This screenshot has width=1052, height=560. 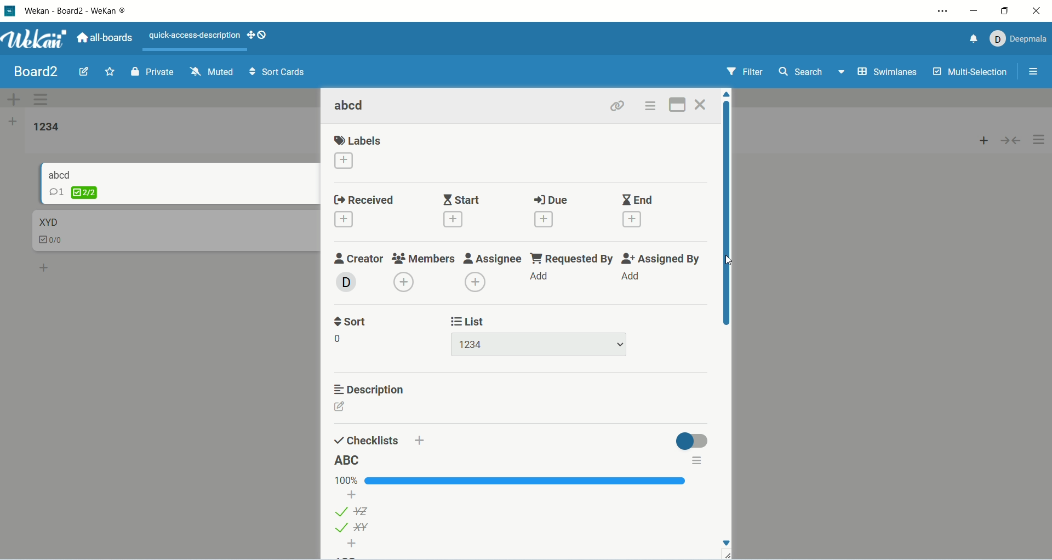 I want to click on options, so click(x=653, y=106).